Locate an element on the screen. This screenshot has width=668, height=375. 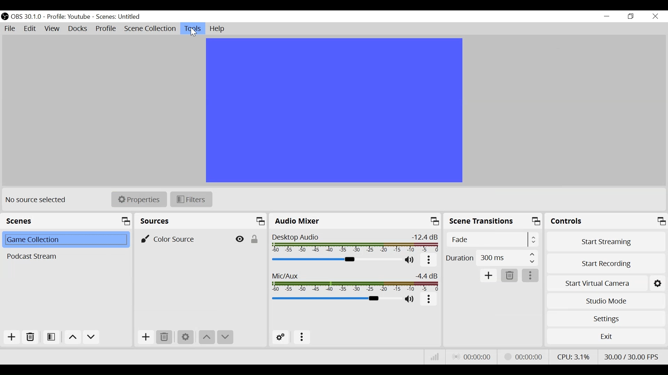
File is located at coordinates (10, 29).